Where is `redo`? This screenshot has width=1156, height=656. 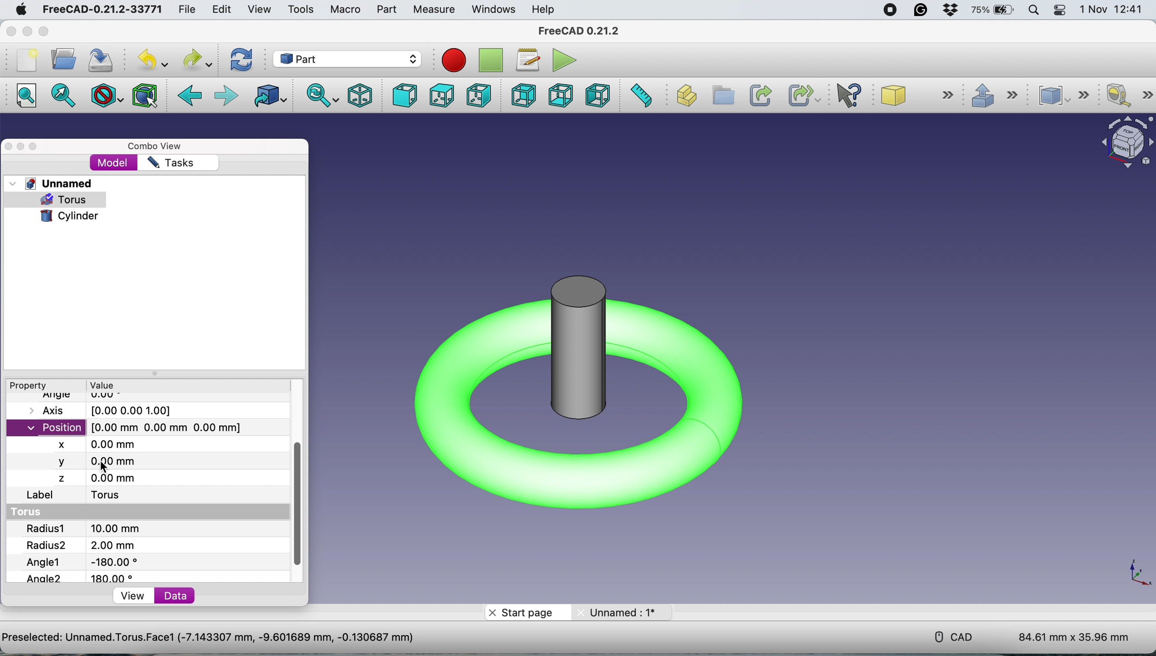
redo is located at coordinates (195, 59).